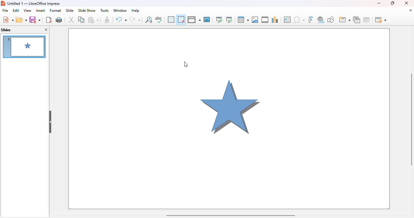  Describe the element at coordinates (380, 20) in the screenshot. I see `slide layout` at that location.